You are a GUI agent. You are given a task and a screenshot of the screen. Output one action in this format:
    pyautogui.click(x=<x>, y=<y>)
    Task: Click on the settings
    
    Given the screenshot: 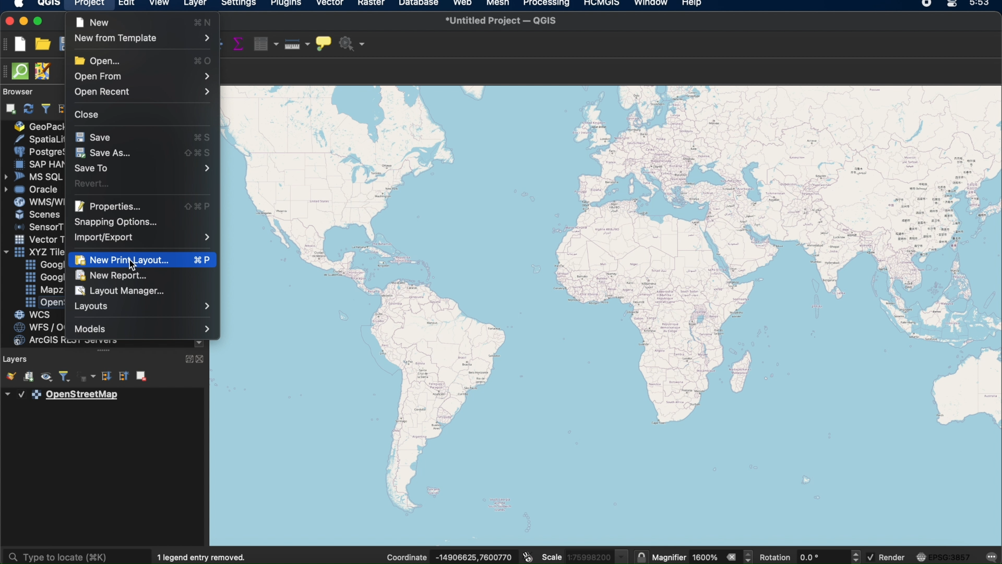 What is the action you would take?
    pyautogui.click(x=239, y=4)
    